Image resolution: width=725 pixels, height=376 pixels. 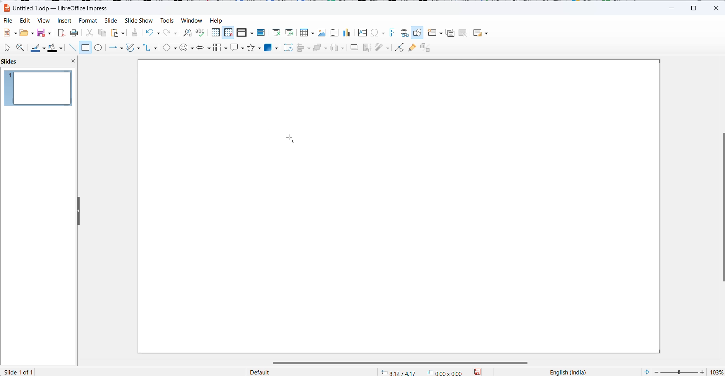 What do you see at coordinates (166, 21) in the screenshot?
I see `Tools` at bounding box center [166, 21].